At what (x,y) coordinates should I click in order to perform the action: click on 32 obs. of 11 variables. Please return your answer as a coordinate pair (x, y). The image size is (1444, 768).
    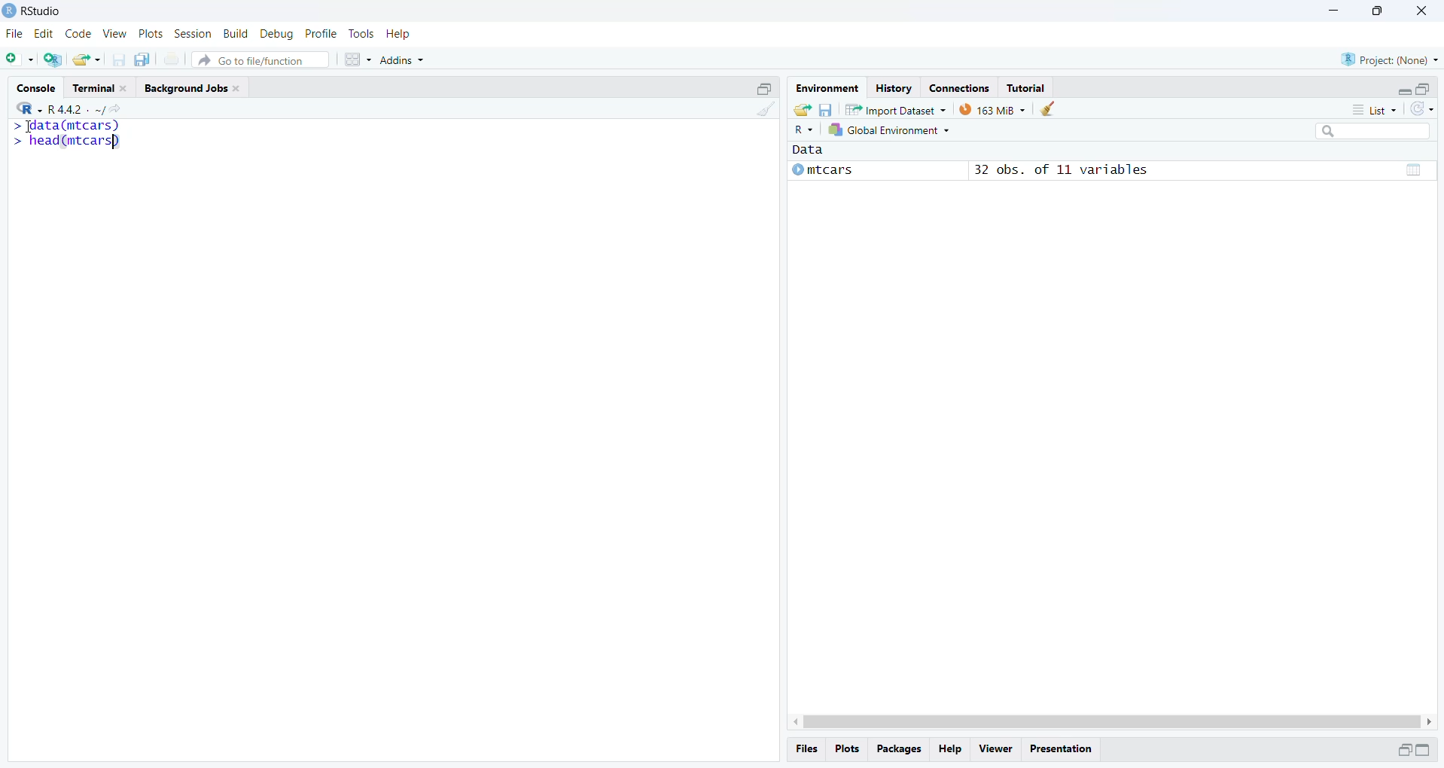
    Looking at the image, I should click on (1062, 170).